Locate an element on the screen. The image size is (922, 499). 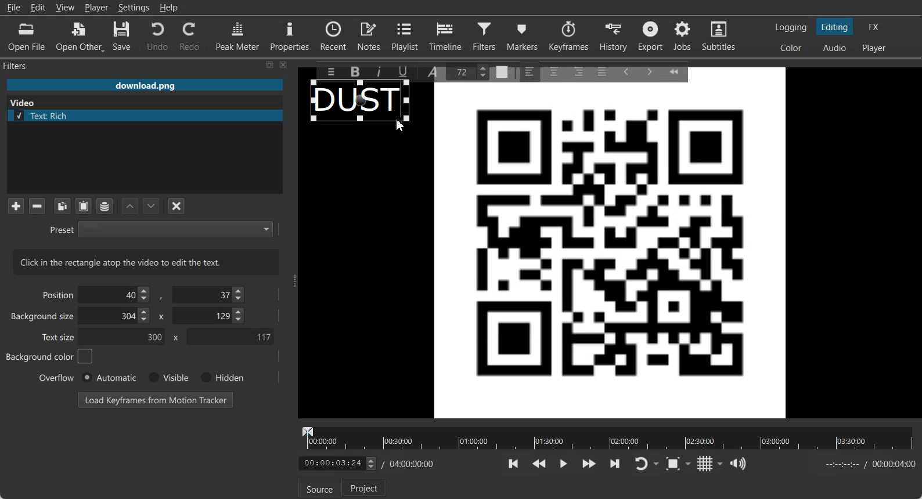
Switching to the Color layout is located at coordinates (791, 48).